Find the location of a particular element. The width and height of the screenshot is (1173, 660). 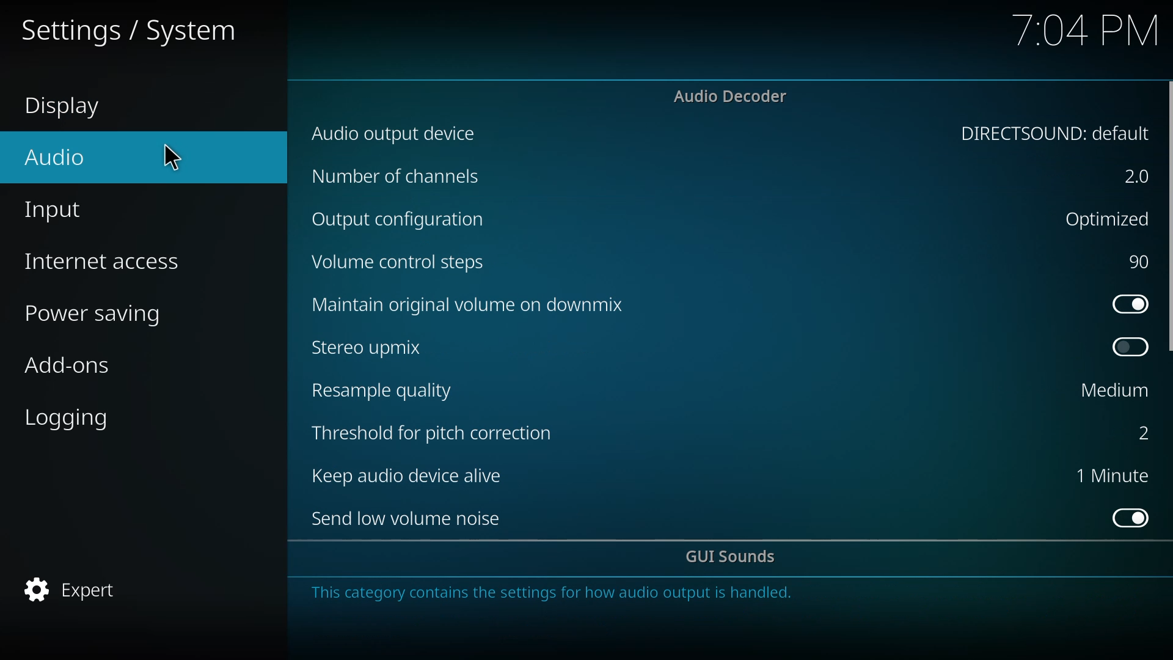

1 min is located at coordinates (1112, 475).